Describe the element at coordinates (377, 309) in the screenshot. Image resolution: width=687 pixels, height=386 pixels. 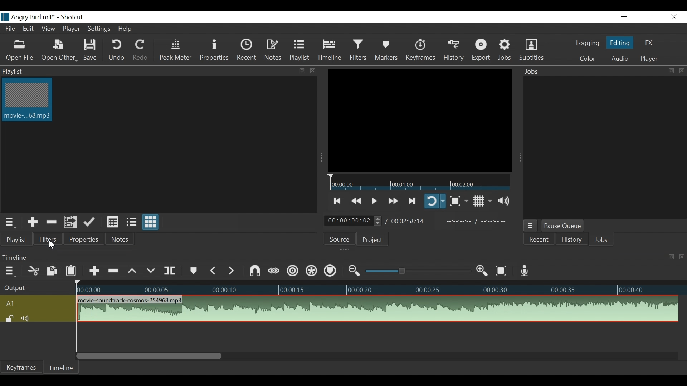
I see `Audio track clip` at that location.